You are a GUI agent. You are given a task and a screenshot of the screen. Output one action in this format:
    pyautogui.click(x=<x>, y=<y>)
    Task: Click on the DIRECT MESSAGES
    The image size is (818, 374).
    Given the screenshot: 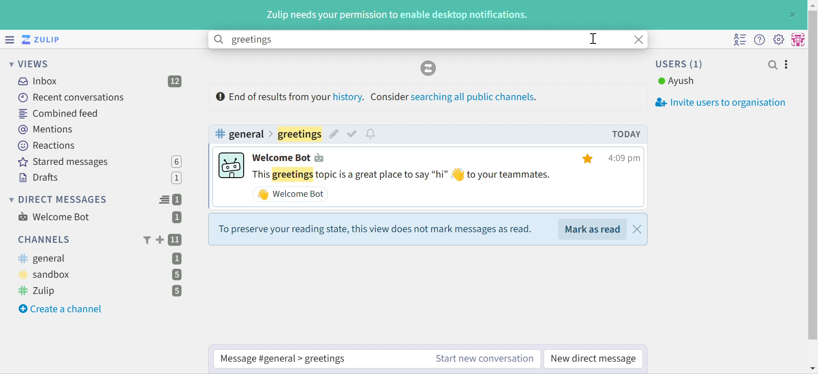 What is the action you would take?
    pyautogui.click(x=59, y=200)
    